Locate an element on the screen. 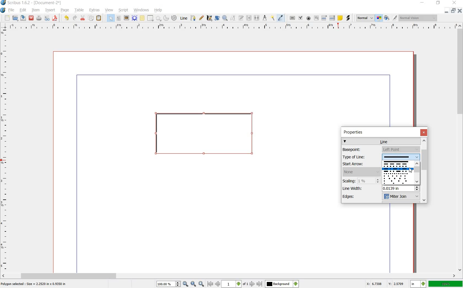  CLOSE is located at coordinates (460, 10).